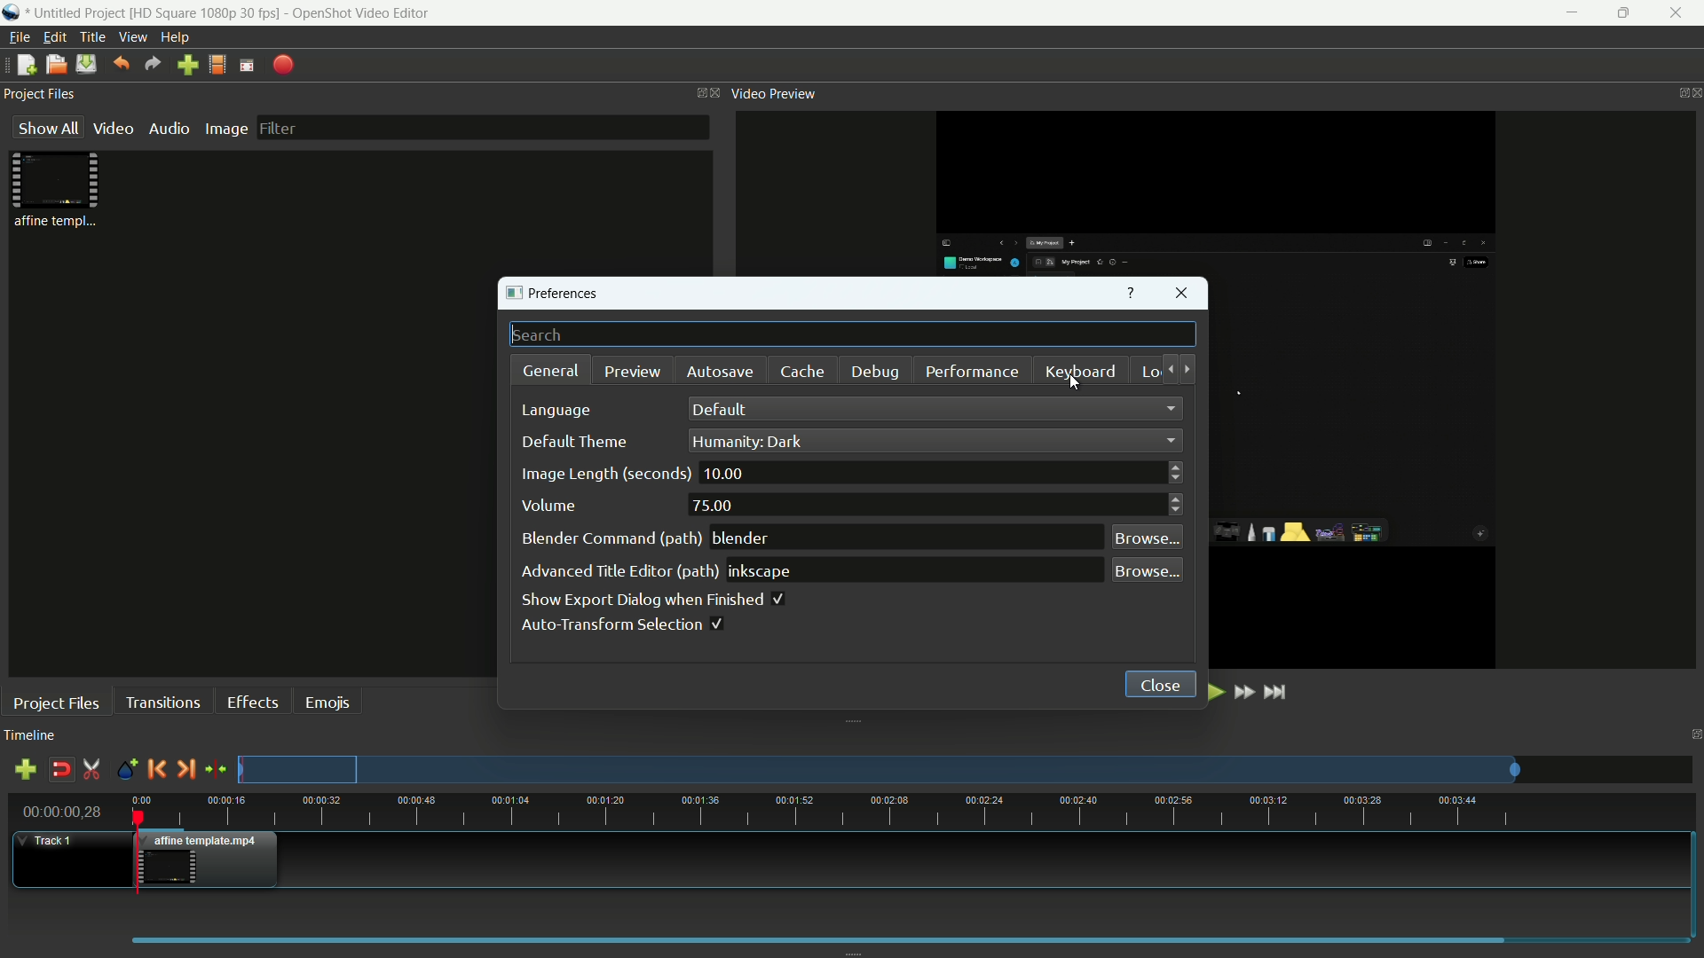  What do you see at coordinates (1567, 13) in the screenshot?
I see `minimize` at bounding box center [1567, 13].